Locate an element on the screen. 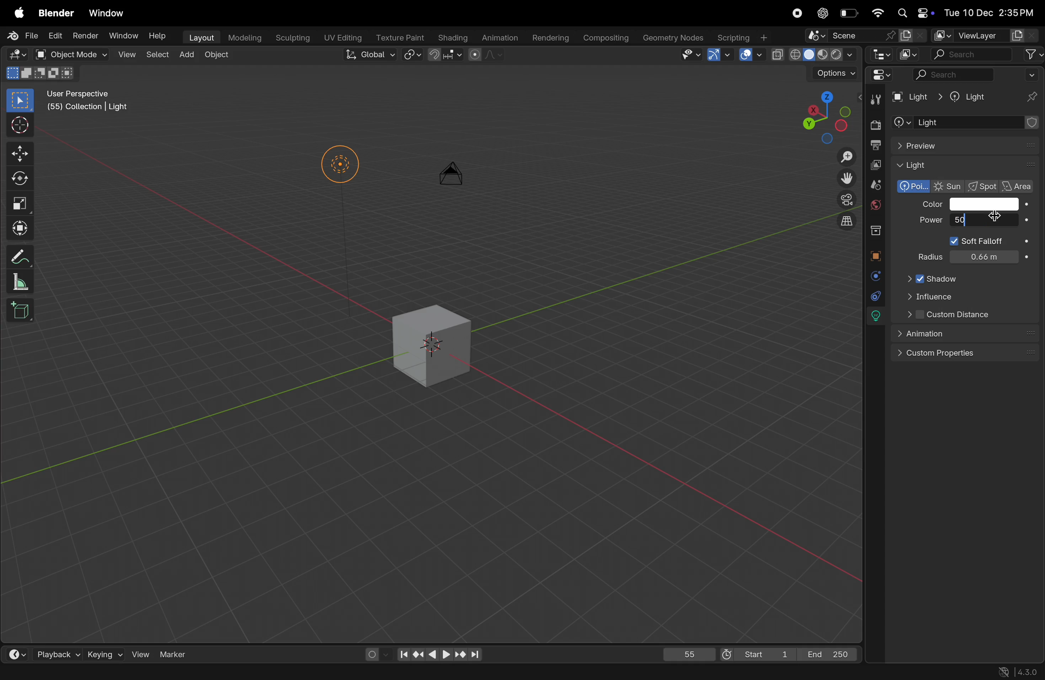  window is located at coordinates (108, 13).